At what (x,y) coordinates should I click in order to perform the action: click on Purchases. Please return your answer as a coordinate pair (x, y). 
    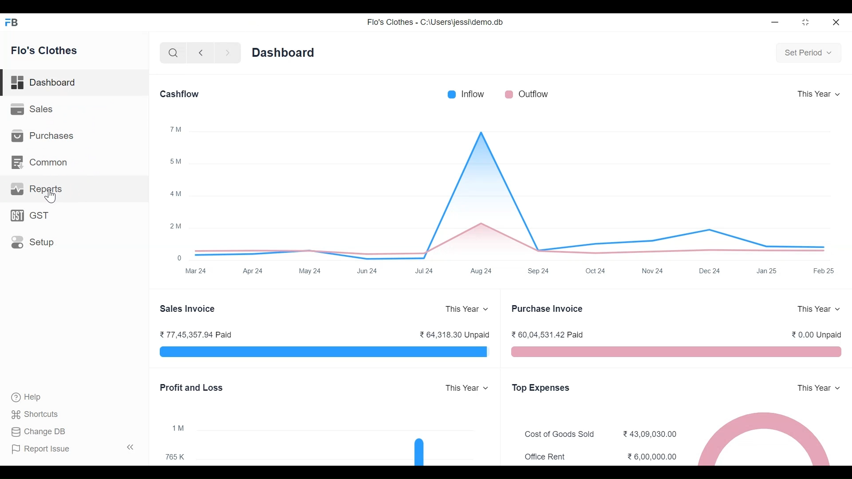
    Looking at the image, I should click on (43, 136).